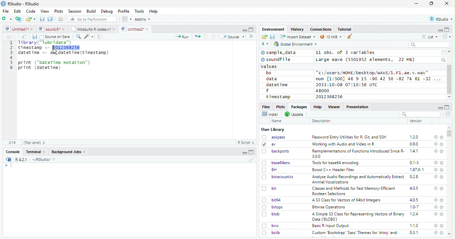 The width and height of the screenshot is (455, 239). I want to click on 4.0.5, so click(414, 200).